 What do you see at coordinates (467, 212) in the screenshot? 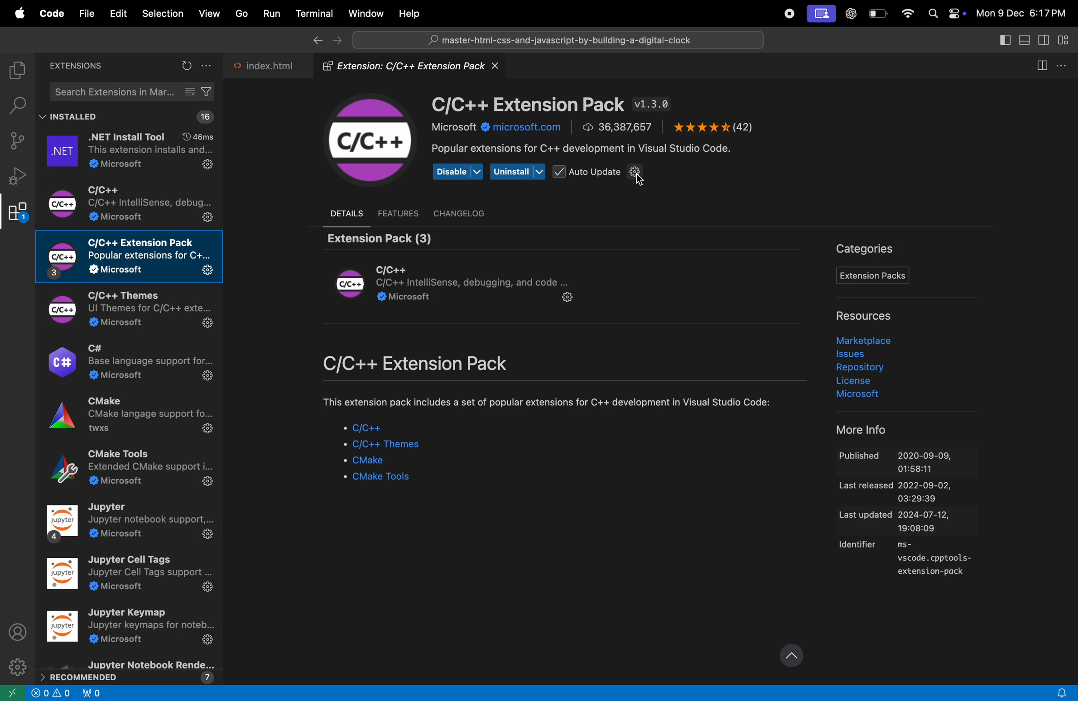
I see `chanel log` at bounding box center [467, 212].